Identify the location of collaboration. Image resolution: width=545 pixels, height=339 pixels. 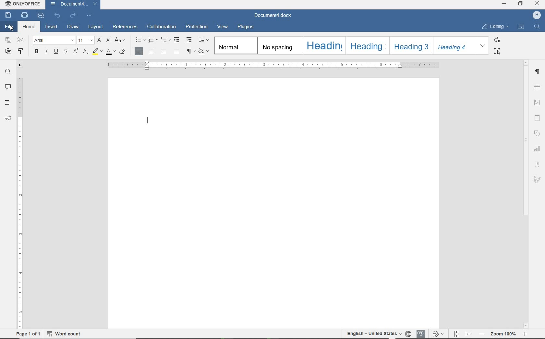
(162, 27).